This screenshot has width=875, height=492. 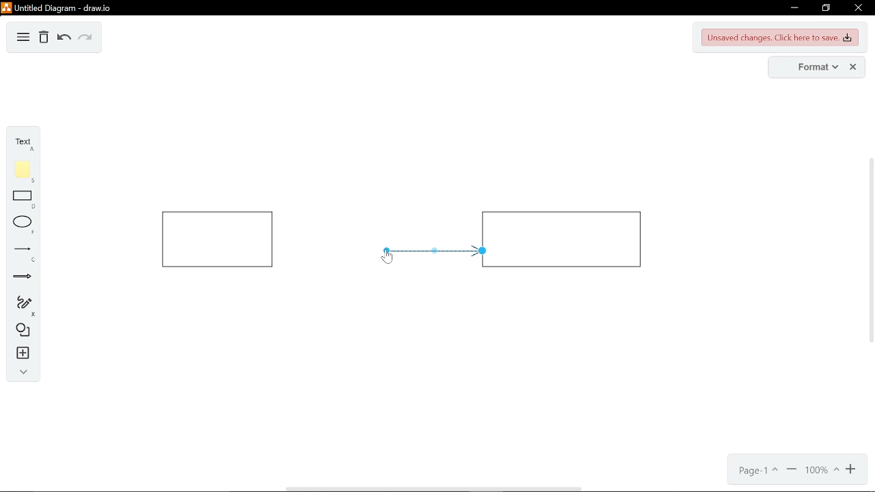 What do you see at coordinates (217, 240) in the screenshot?
I see `rectangle 1` at bounding box center [217, 240].